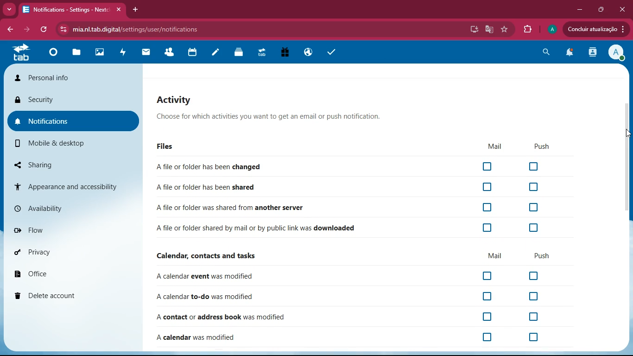  Describe the element at coordinates (487, 186) in the screenshot. I see `checkbox` at that location.